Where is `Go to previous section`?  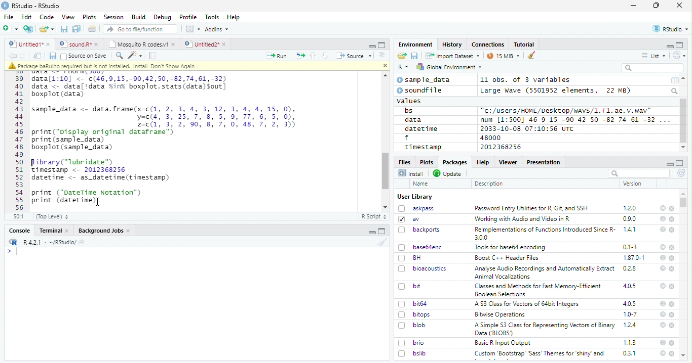
Go to previous section is located at coordinates (314, 56).